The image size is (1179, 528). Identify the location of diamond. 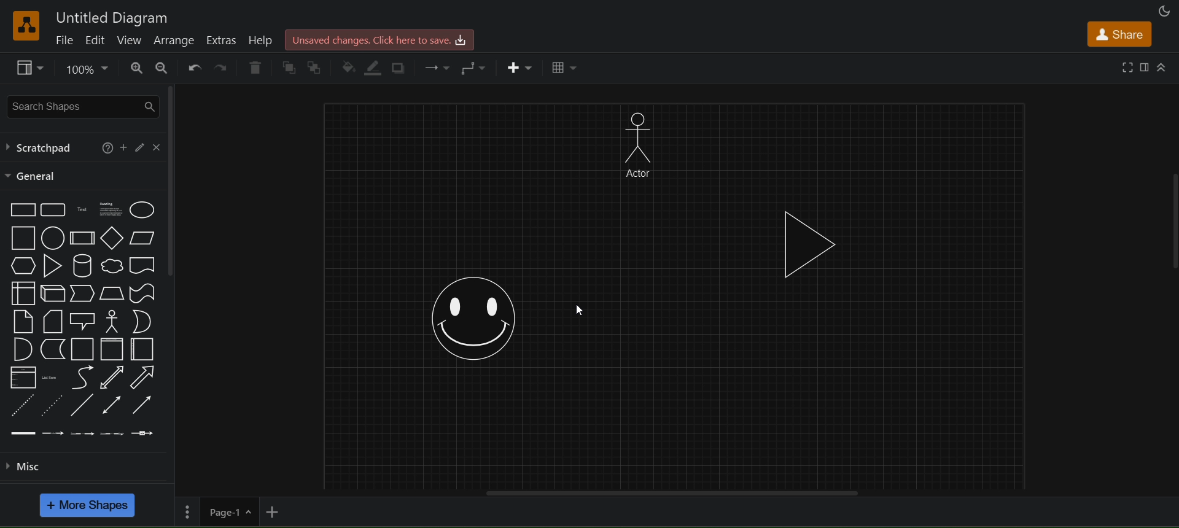
(109, 238).